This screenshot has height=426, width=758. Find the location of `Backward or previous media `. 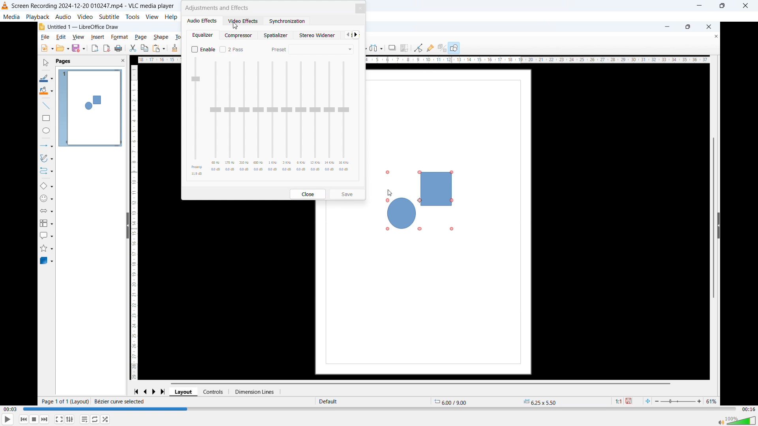

Backward or previous media  is located at coordinates (23, 419).